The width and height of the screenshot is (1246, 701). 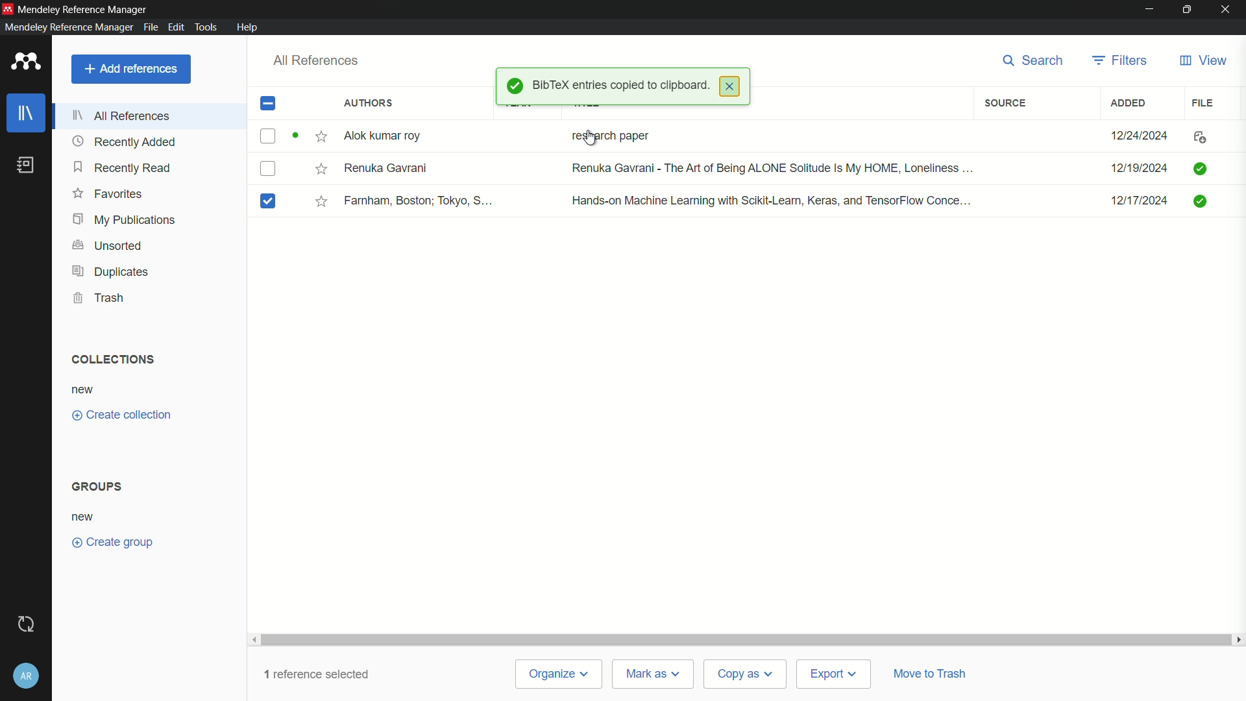 What do you see at coordinates (84, 389) in the screenshot?
I see `new` at bounding box center [84, 389].